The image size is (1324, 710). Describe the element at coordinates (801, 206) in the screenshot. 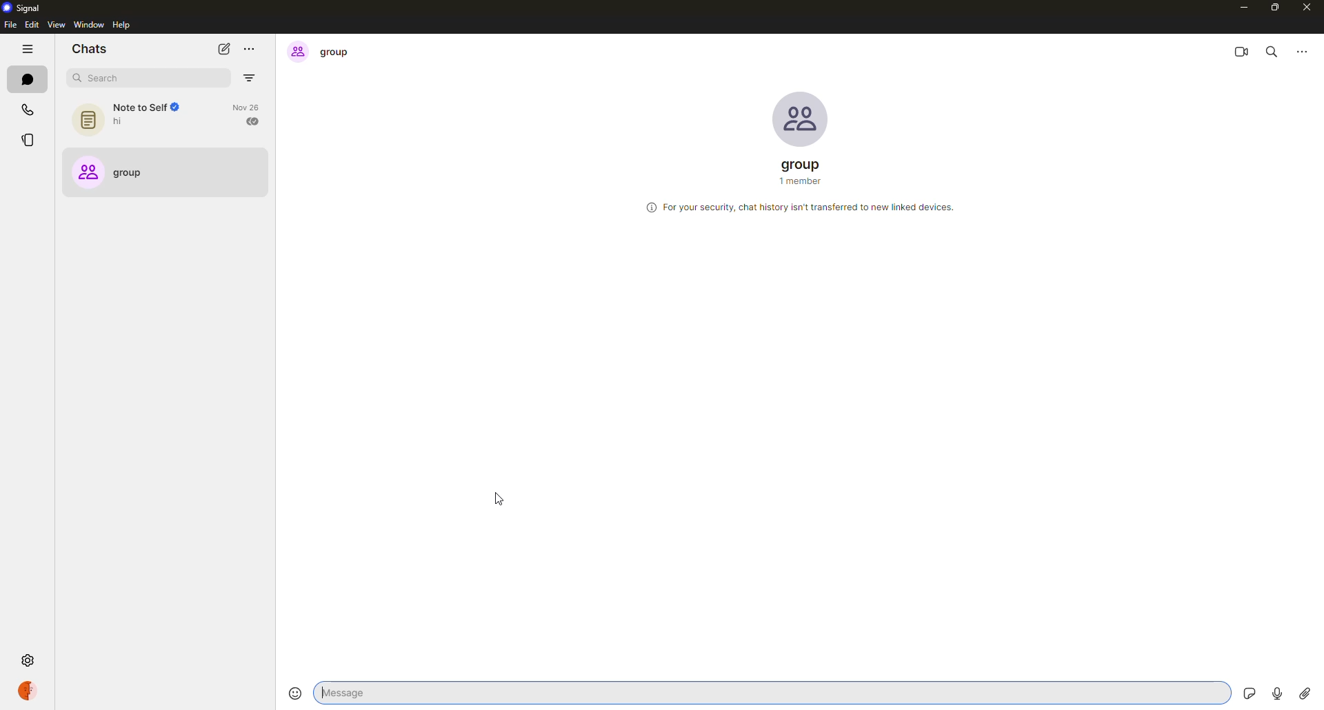

I see `info` at that location.